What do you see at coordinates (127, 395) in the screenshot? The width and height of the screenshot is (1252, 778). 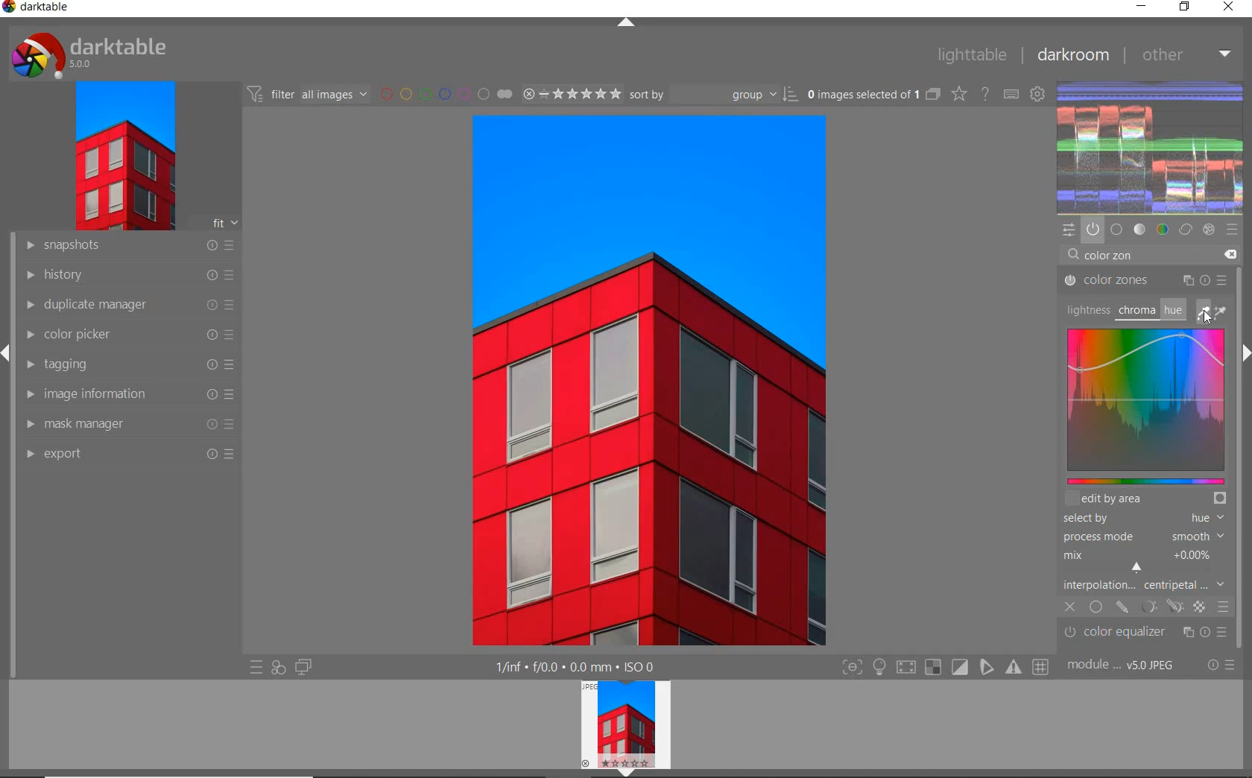 I see `image information` at bounding box center [127, 395].